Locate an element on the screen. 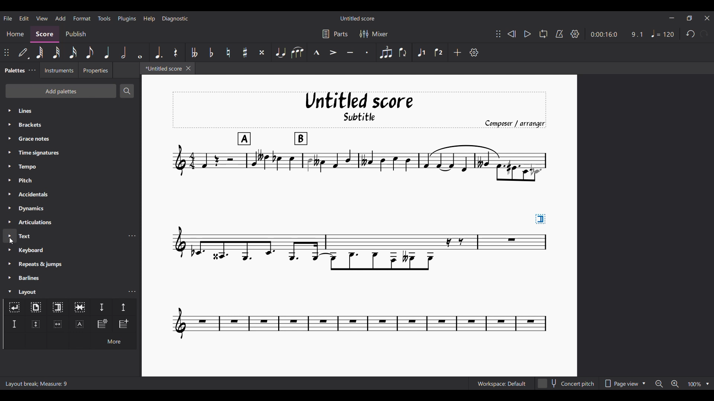 This screenshot has height=401, width=714. Tenuto is located at coordinates (350, 53).